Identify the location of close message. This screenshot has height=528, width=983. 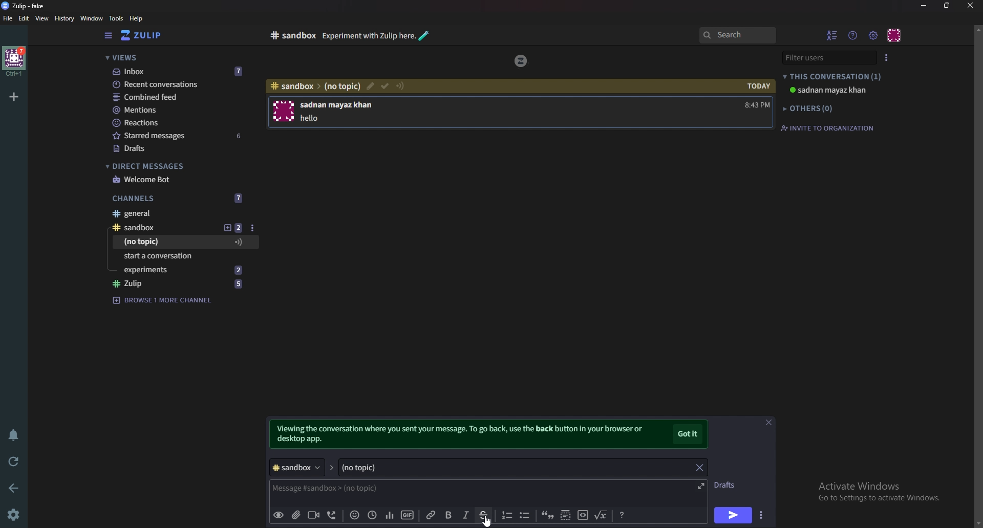
(768, 460).